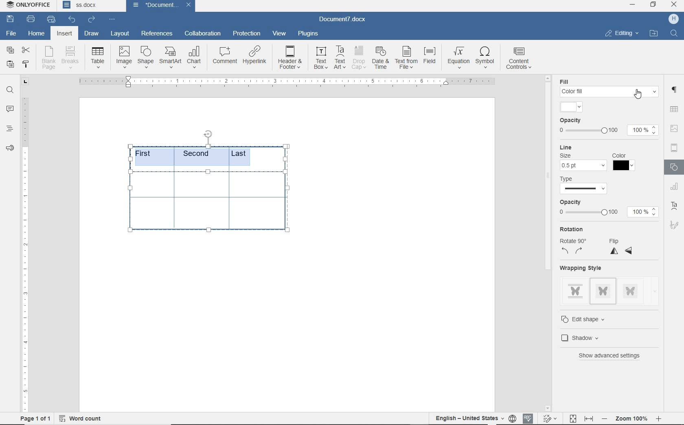 The image size is (684, 425). Describe the element at coordinates (10, 90) in the screenshot. I see `find` at that location.